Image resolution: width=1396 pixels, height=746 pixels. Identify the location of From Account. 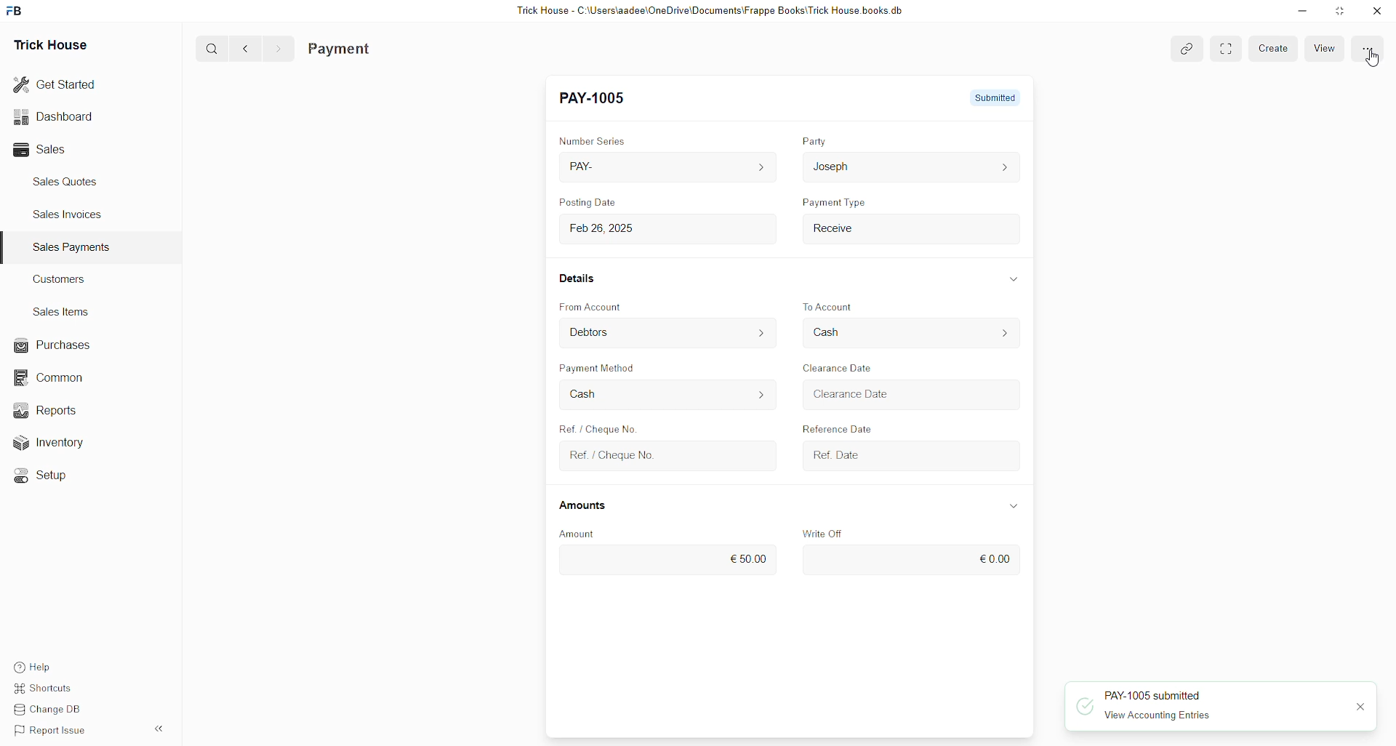
(667, 332).